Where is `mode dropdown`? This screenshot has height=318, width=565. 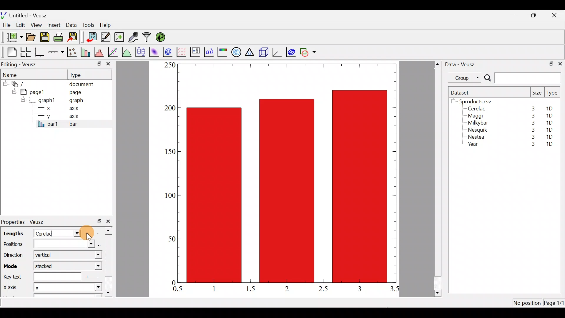
mode dropdown is located at coordinates (92, 266).